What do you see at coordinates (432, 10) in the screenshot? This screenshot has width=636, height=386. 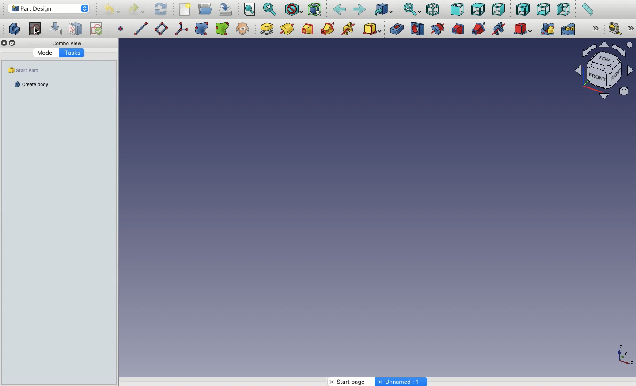 I see `Isometric` at bounding box center [432, 10].